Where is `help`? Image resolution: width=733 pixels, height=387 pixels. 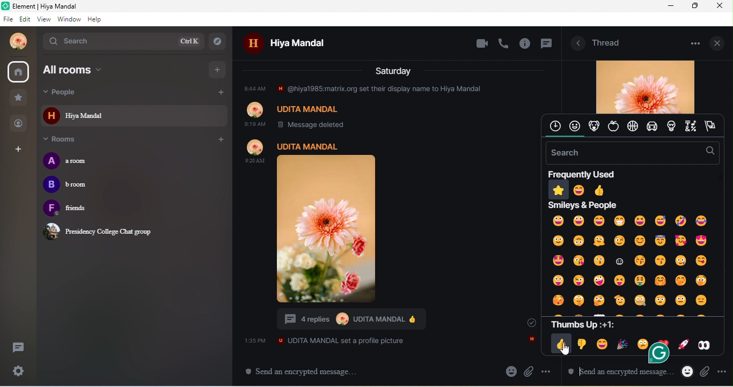
help is located at coordinates (95, 19).